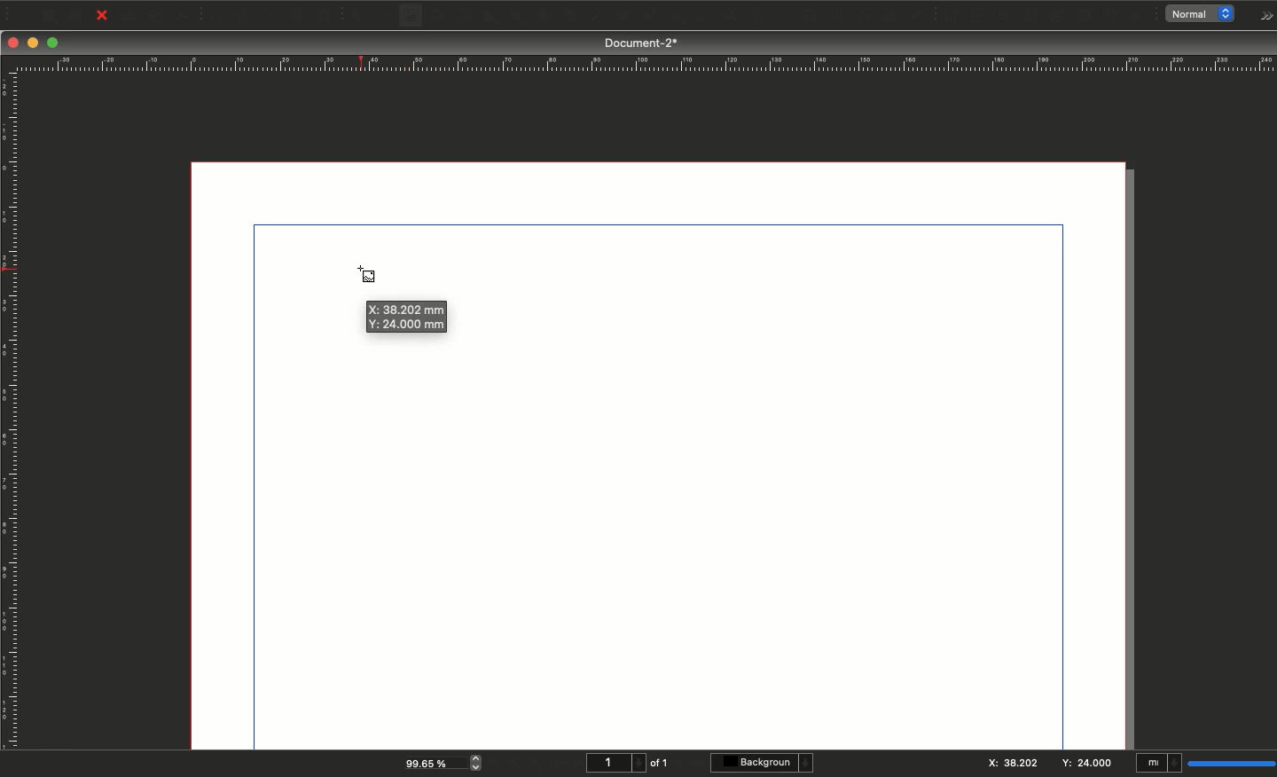 The height and width of the screenshot is (777, 1277). What do you see at coordinates (831, 15) in the screenshot?
I see `Unlink text frames` at bounding box center [831, 15].